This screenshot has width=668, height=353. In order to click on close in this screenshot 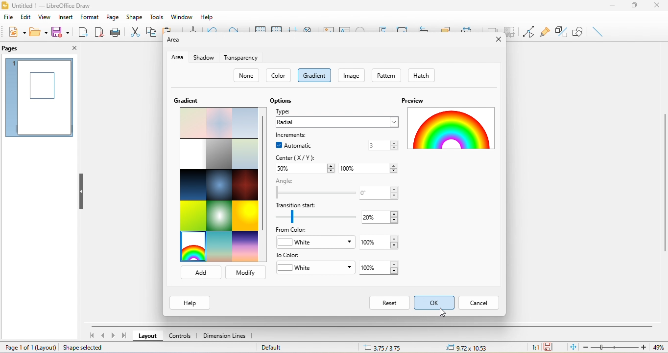, I will do `click(72, 49)`.